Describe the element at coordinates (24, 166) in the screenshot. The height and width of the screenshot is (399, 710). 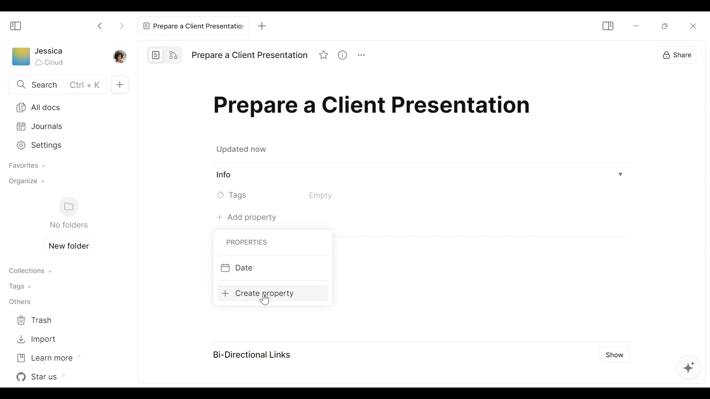
I see `Favorites` at that location.